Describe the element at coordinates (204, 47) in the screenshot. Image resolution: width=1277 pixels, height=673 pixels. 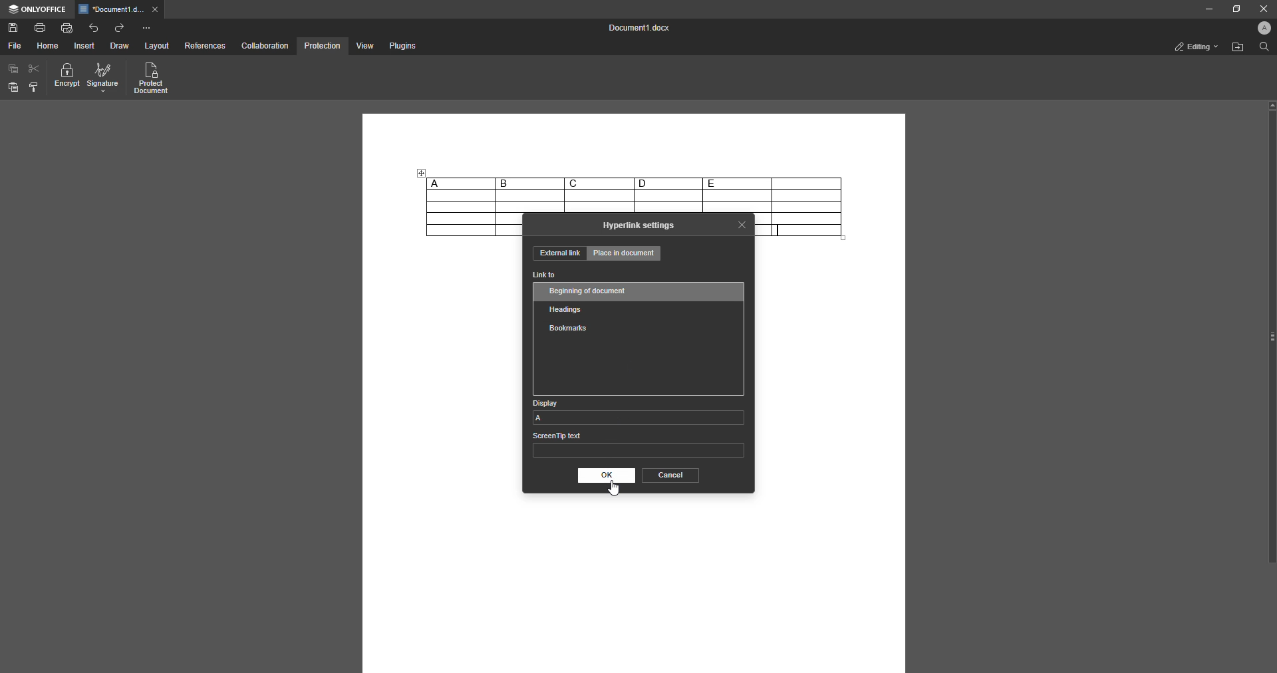
I see `References` at that location.